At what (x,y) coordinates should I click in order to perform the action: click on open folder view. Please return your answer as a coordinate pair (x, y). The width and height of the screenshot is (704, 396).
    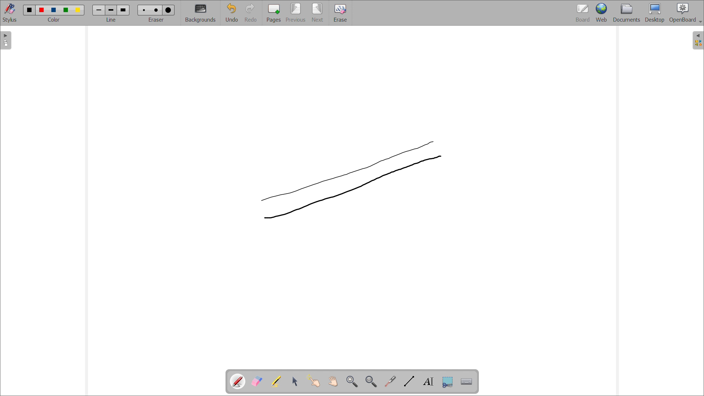
    Looking at the image, I should click on (698, 40).